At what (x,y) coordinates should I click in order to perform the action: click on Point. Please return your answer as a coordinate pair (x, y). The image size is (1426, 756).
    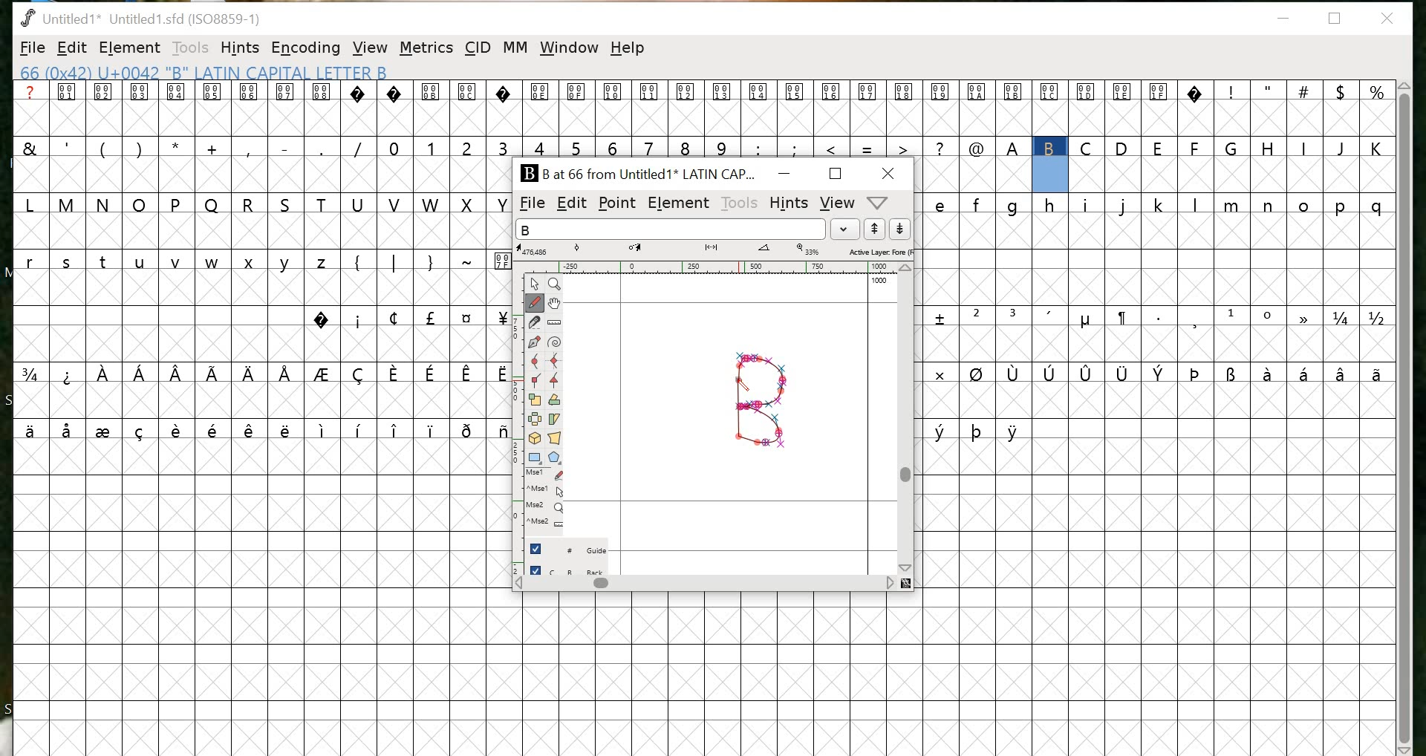
    Looking at the image, I should click on (535, 284).